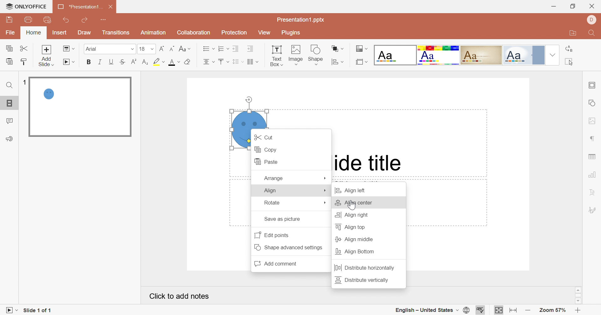 Image resolution: width=601 pixels, height=315 pixels. I want to click on Change slide layout, so click(69, 48).